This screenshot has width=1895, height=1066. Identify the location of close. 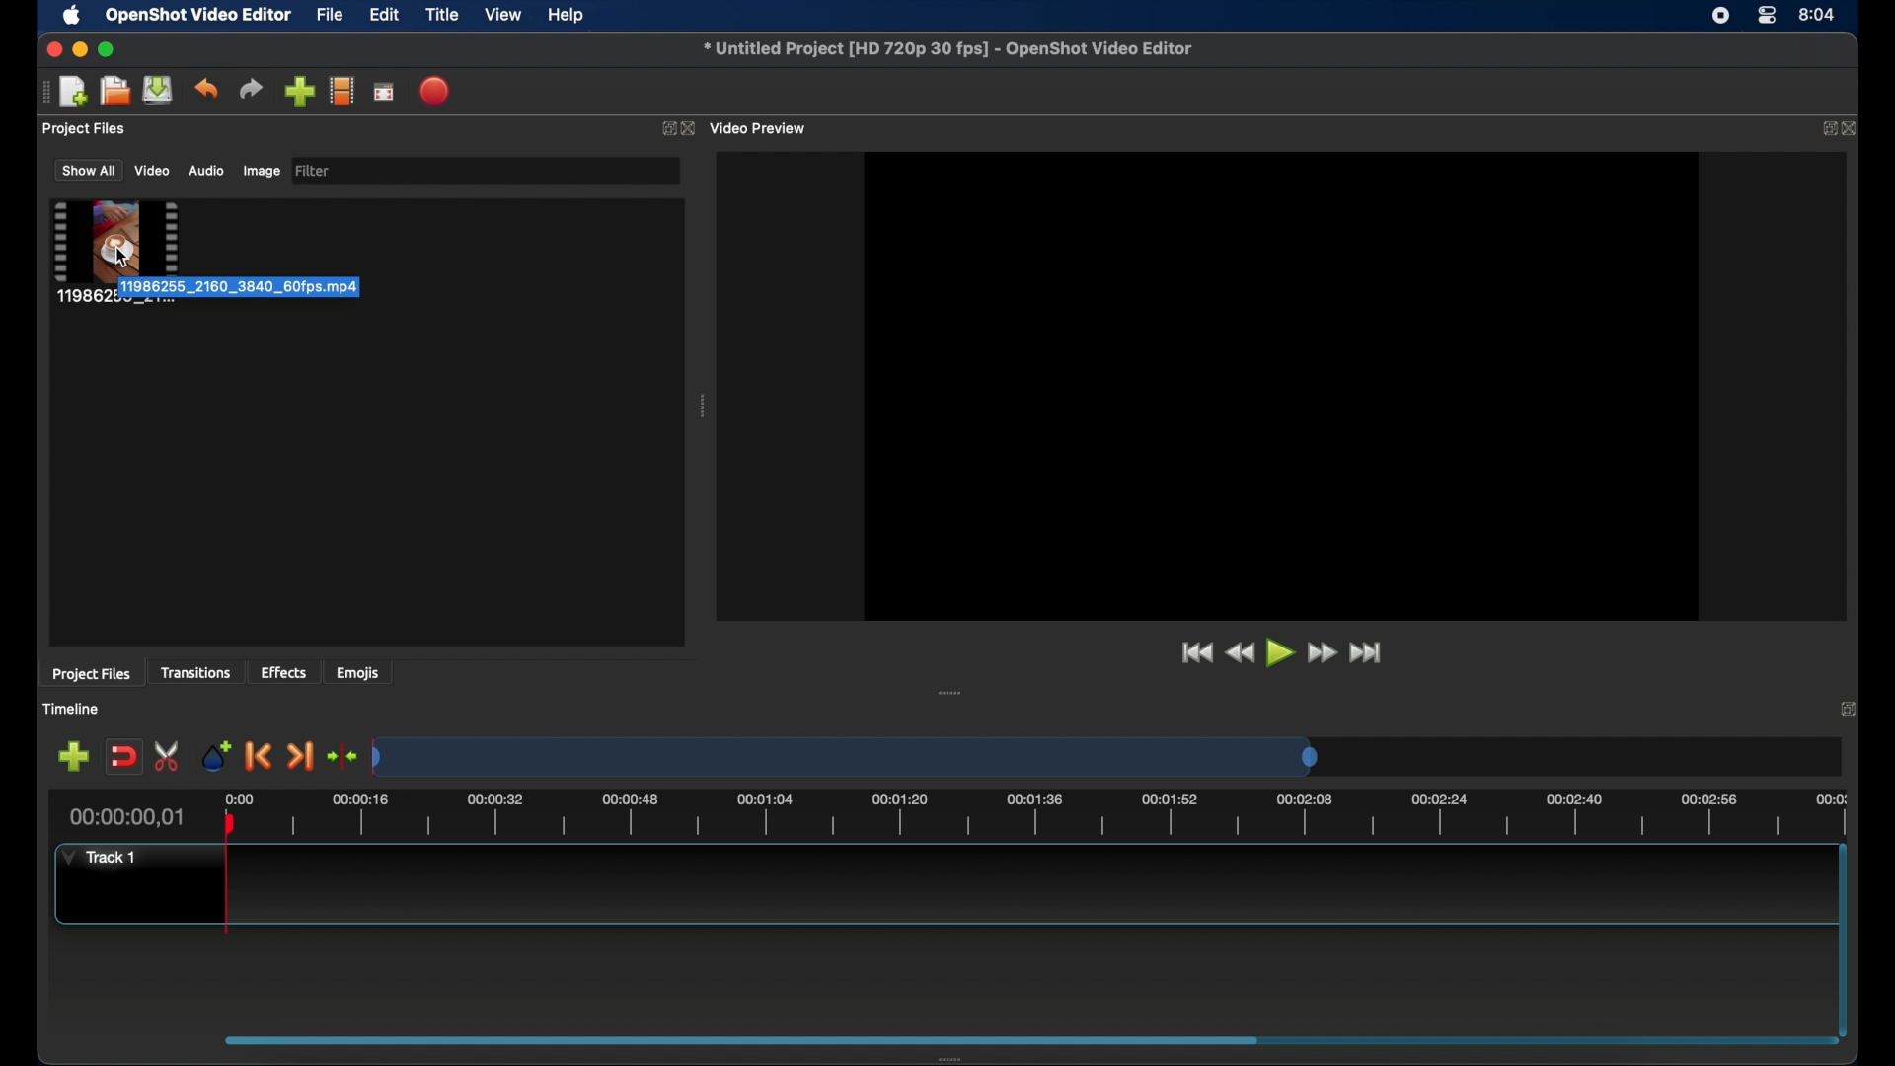
(53, 50).